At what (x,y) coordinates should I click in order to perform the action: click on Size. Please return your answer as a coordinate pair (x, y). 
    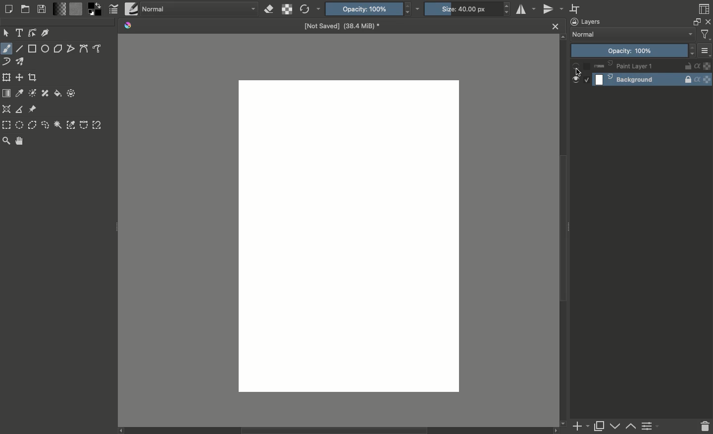
    Looking at the image, I should click on (463, 8).